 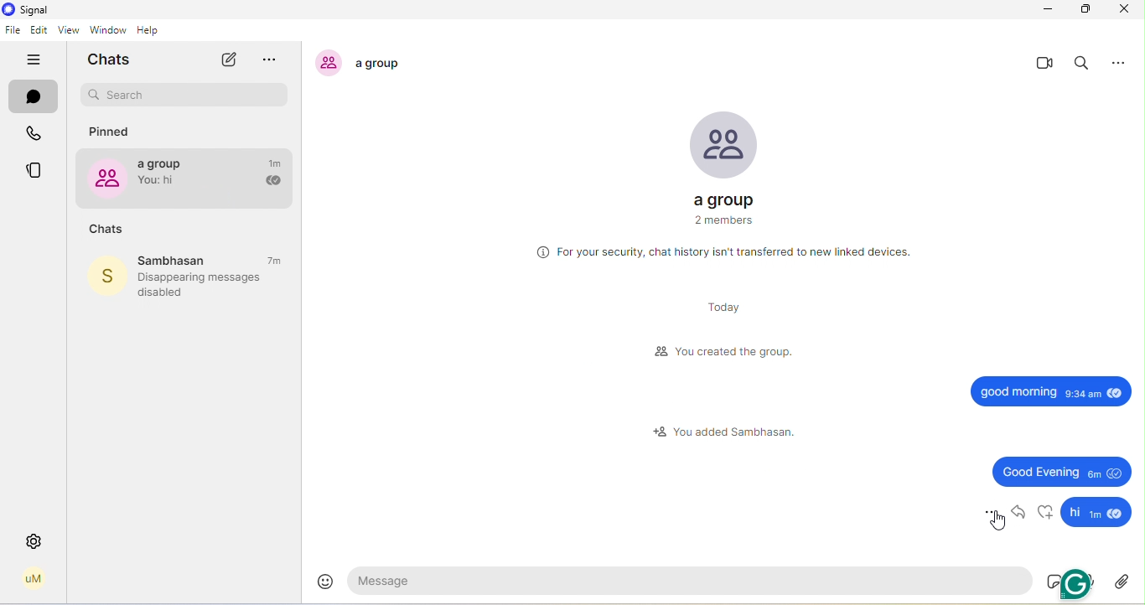 I want to click on 1m, so click(x=277, y=163).